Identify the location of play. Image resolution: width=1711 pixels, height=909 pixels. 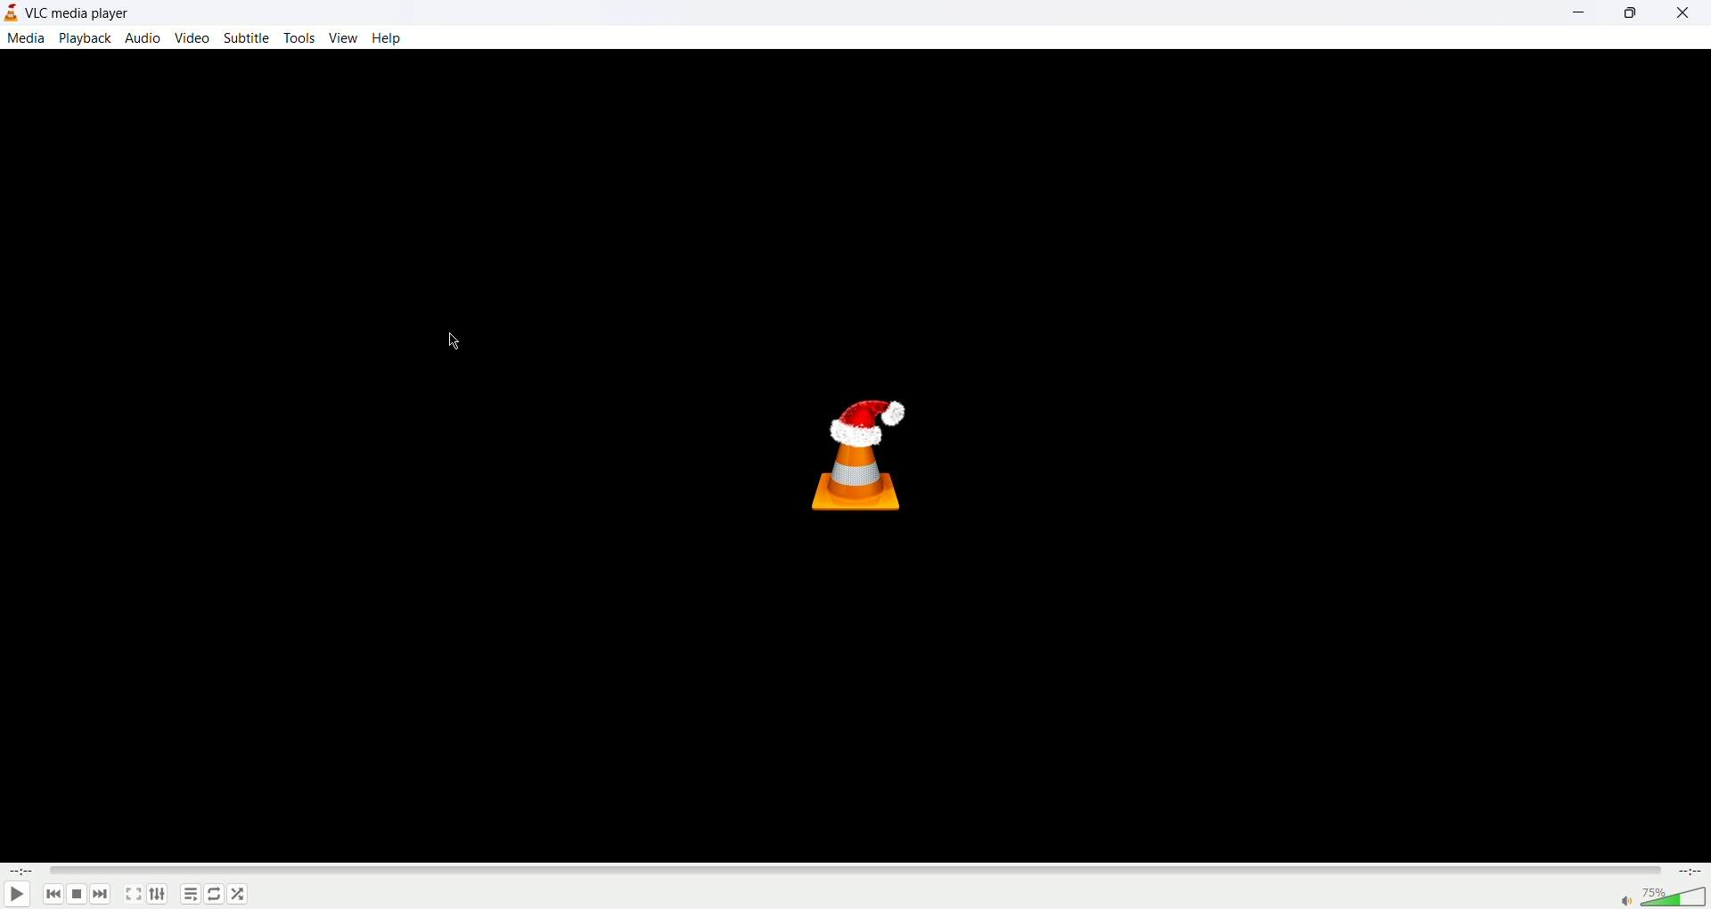
(19, 893).